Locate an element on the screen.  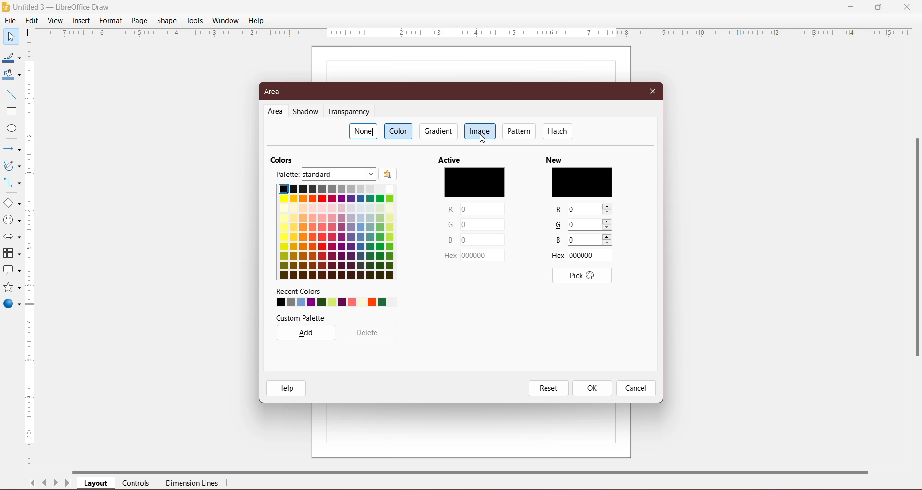
0 is located at coordinates (591, 209).